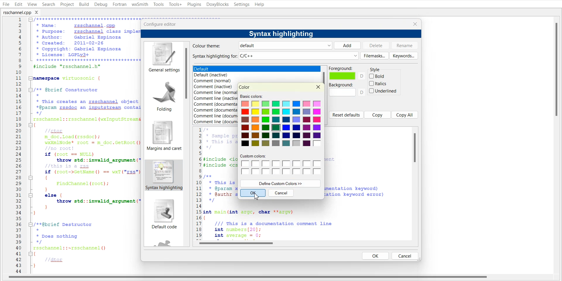 This screenshot has height=281, width=562. Describe the element at coordinates (415, 24) in the screenshot. I see `Close` at that location.